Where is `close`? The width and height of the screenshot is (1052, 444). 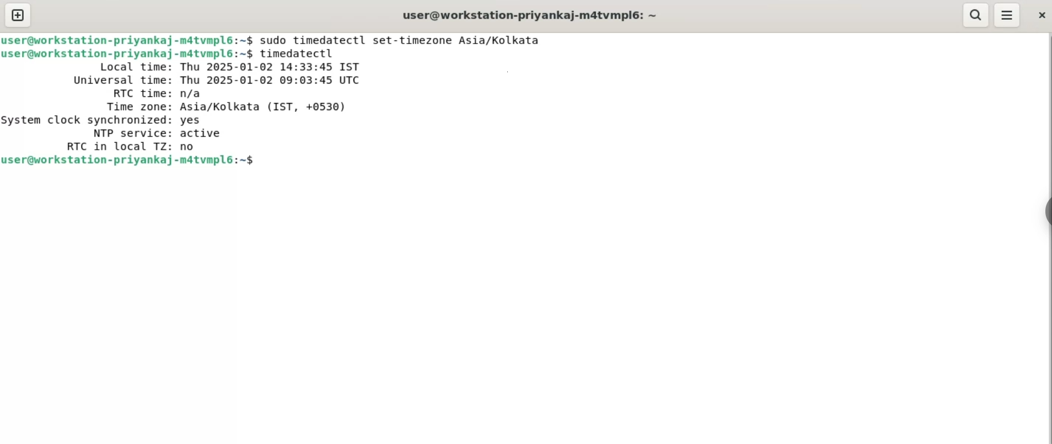 close is located at coordinates (1043, 16).